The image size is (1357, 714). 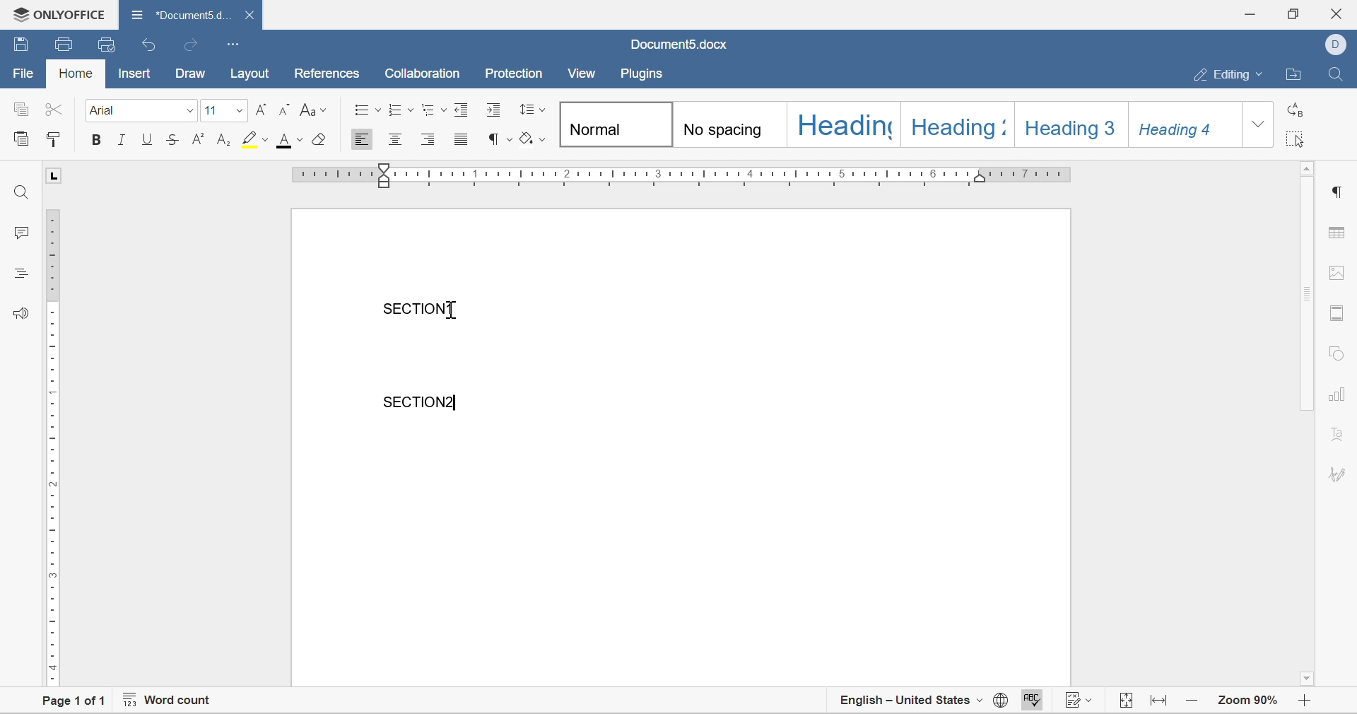 I want to click on insert, so click(x=133, y=73).